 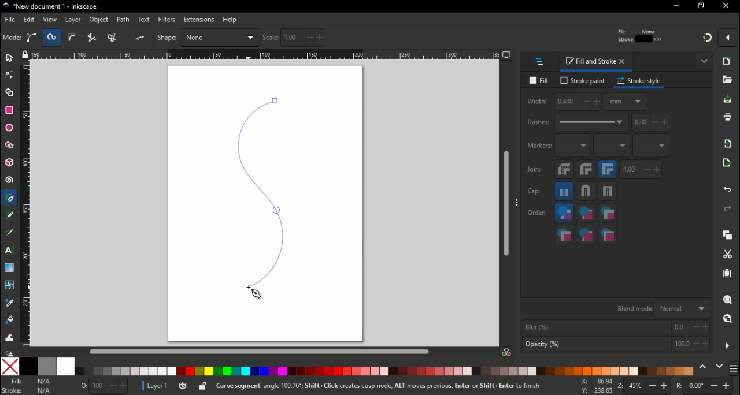 I want to click on pencil tool, so click(x=10, y=219).